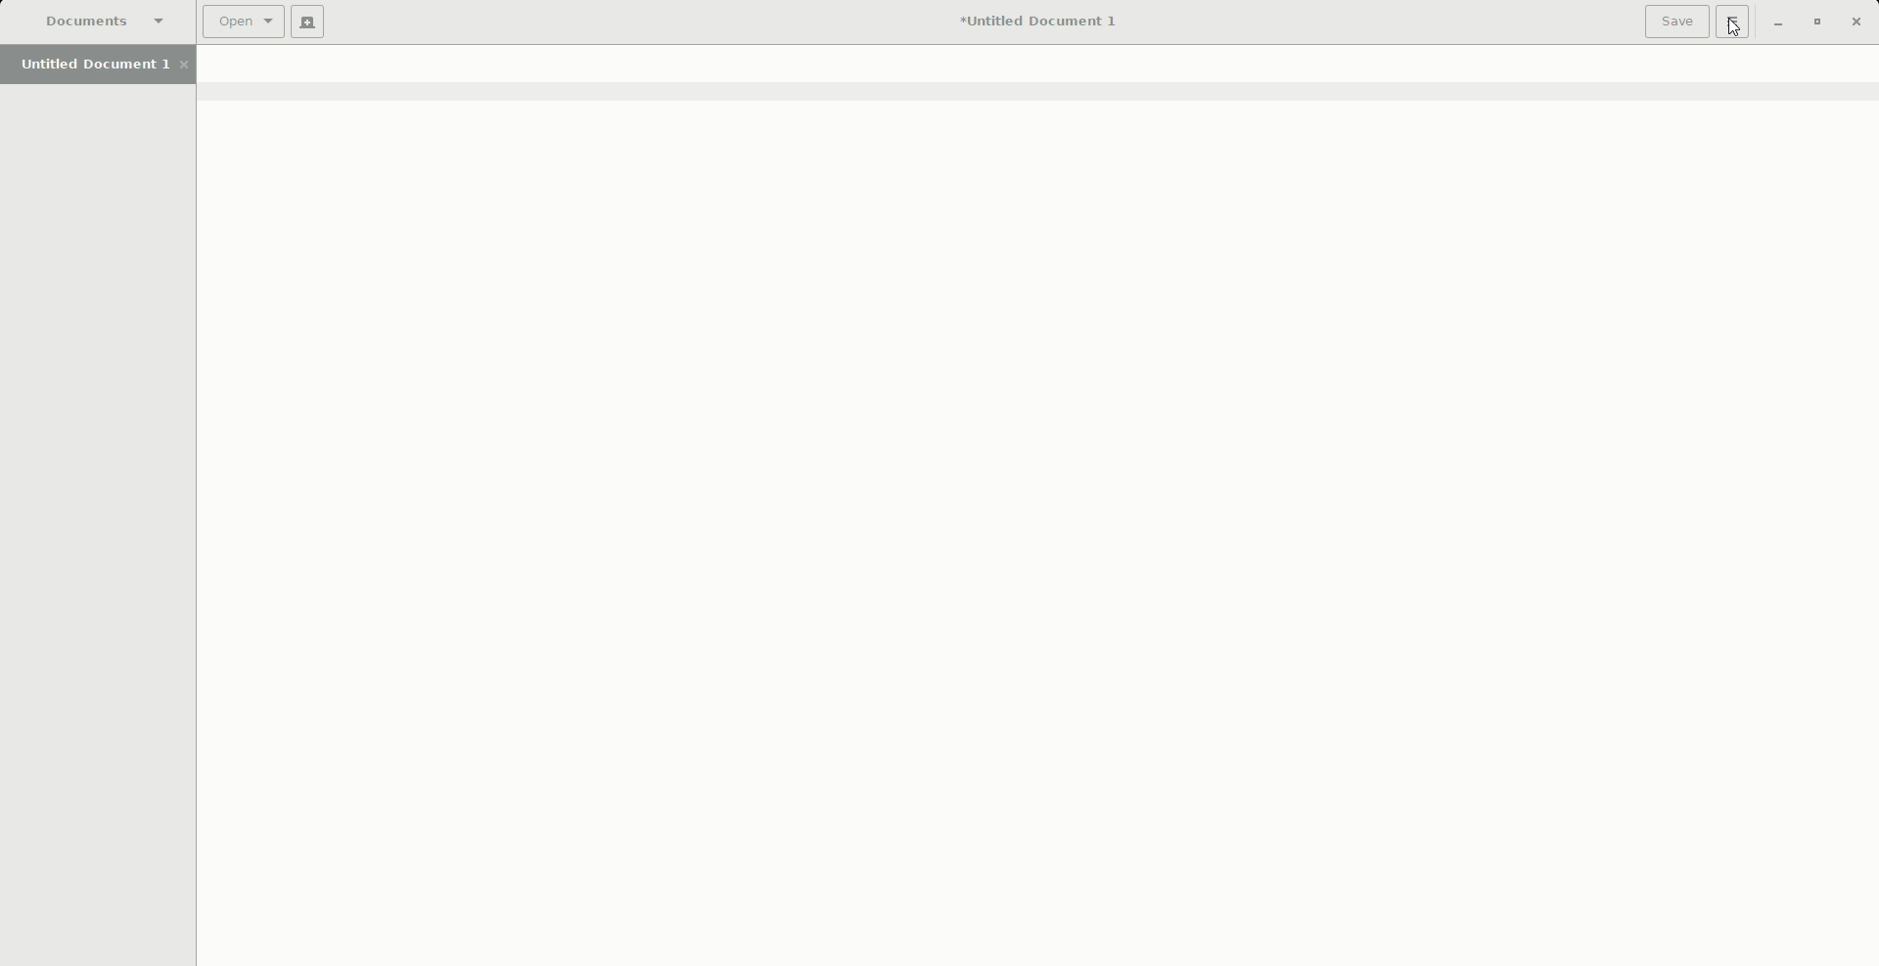 This screenshot has height=966, width=1879. Describe the element at coordinates (1856, 21) in the screenshot. I see `Close` at that location.